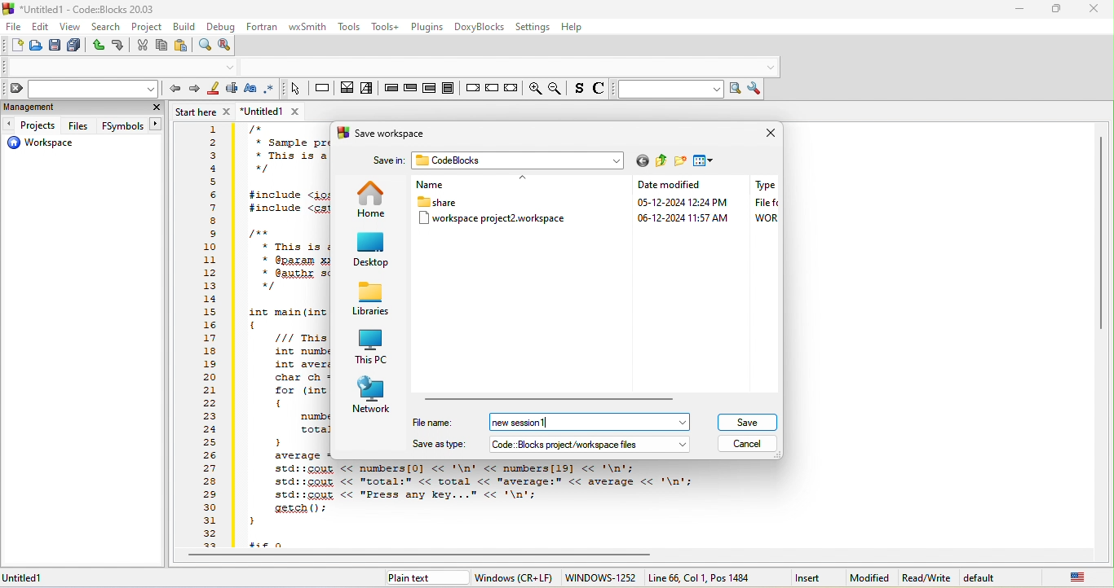  Describe the element at coordinates (349, 27) in the screenshot. I see `tools` at that location.